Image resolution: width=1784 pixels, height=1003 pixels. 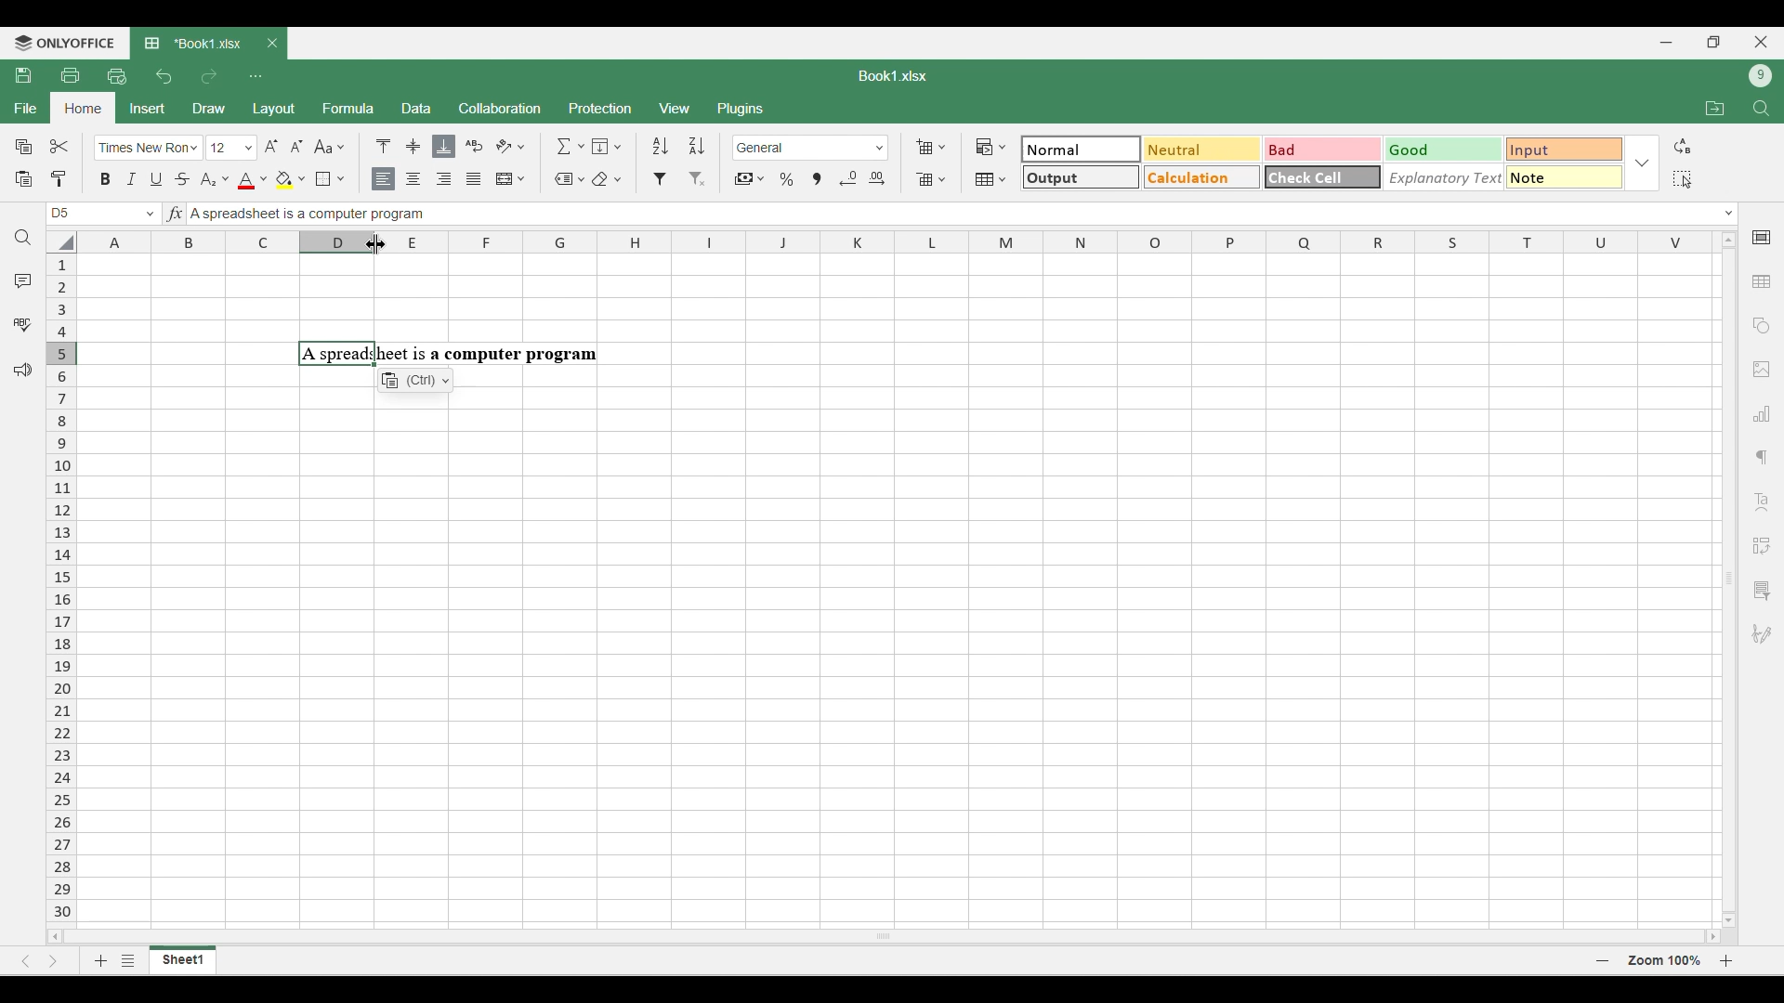 I want to click on Paragraph settings, so click(x=1762, y=458).